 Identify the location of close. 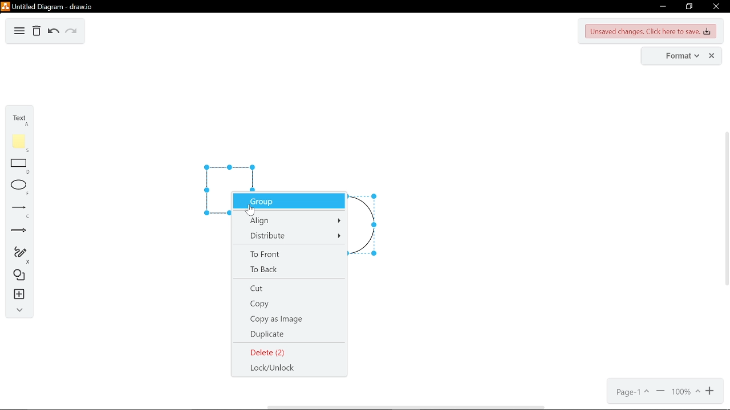
(712, 56).